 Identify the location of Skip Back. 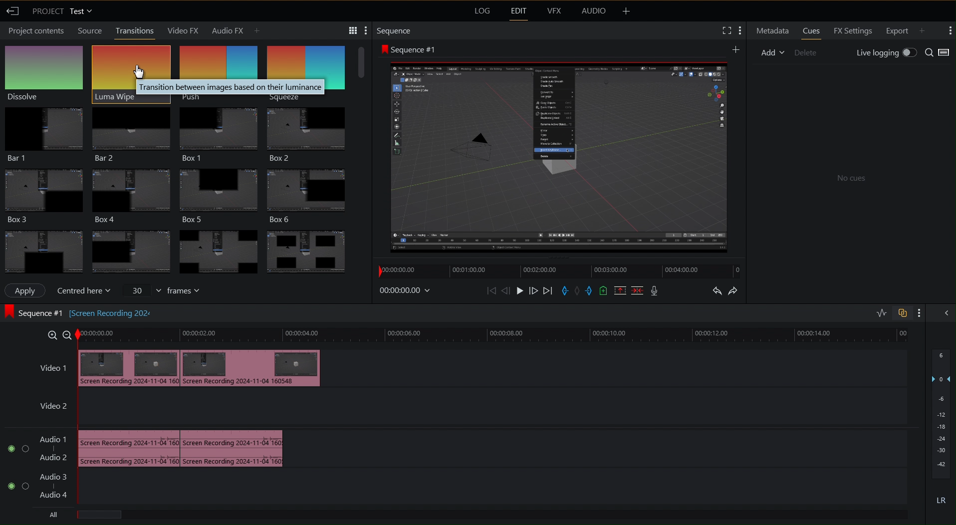
(491, 291).